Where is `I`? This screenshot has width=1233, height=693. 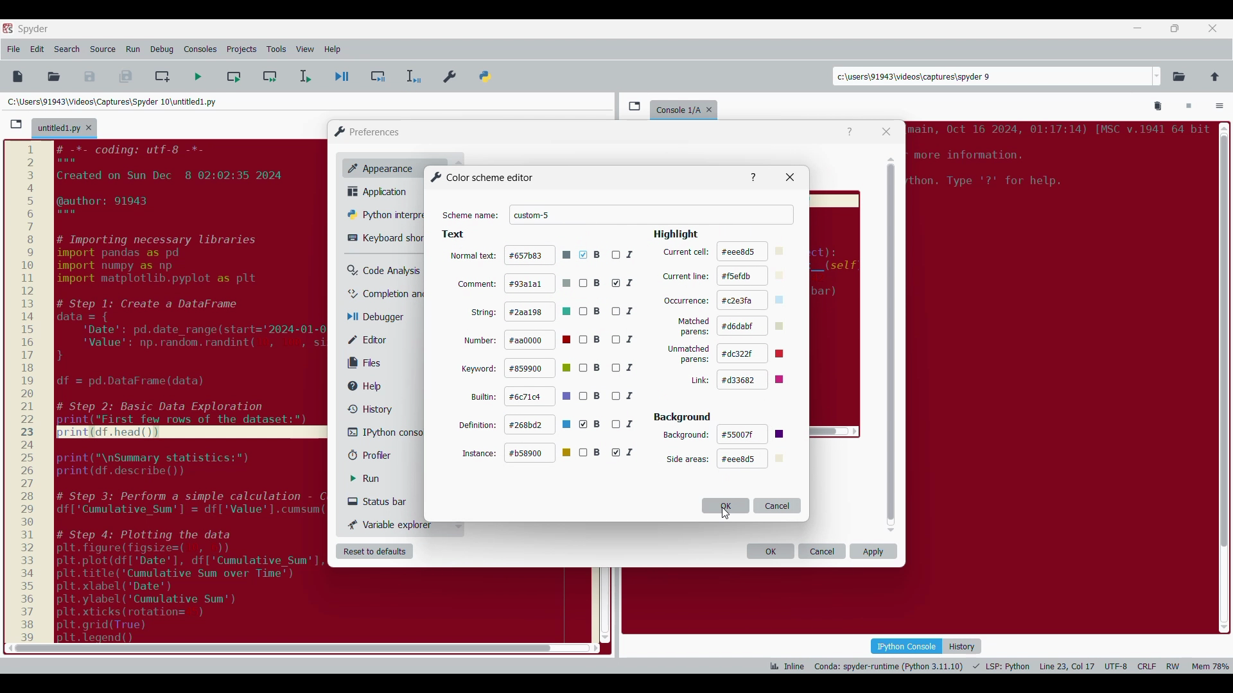
I is located at coordinates (627, 368).